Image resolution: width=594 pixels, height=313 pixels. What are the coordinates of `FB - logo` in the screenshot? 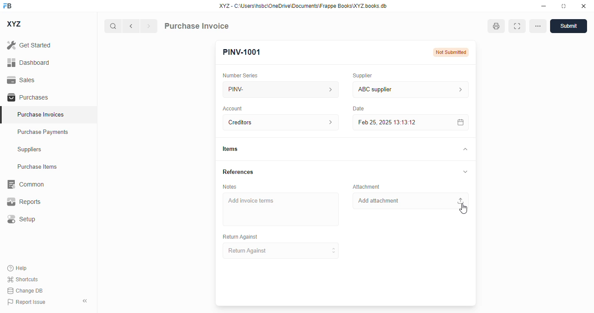 It's located at (7, 6).